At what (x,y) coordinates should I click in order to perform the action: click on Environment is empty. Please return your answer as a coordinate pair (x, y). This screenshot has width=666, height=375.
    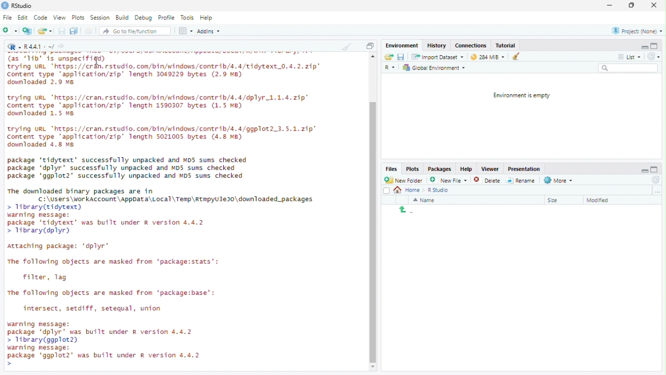
    Looking at the image, I should click on (519, 96).